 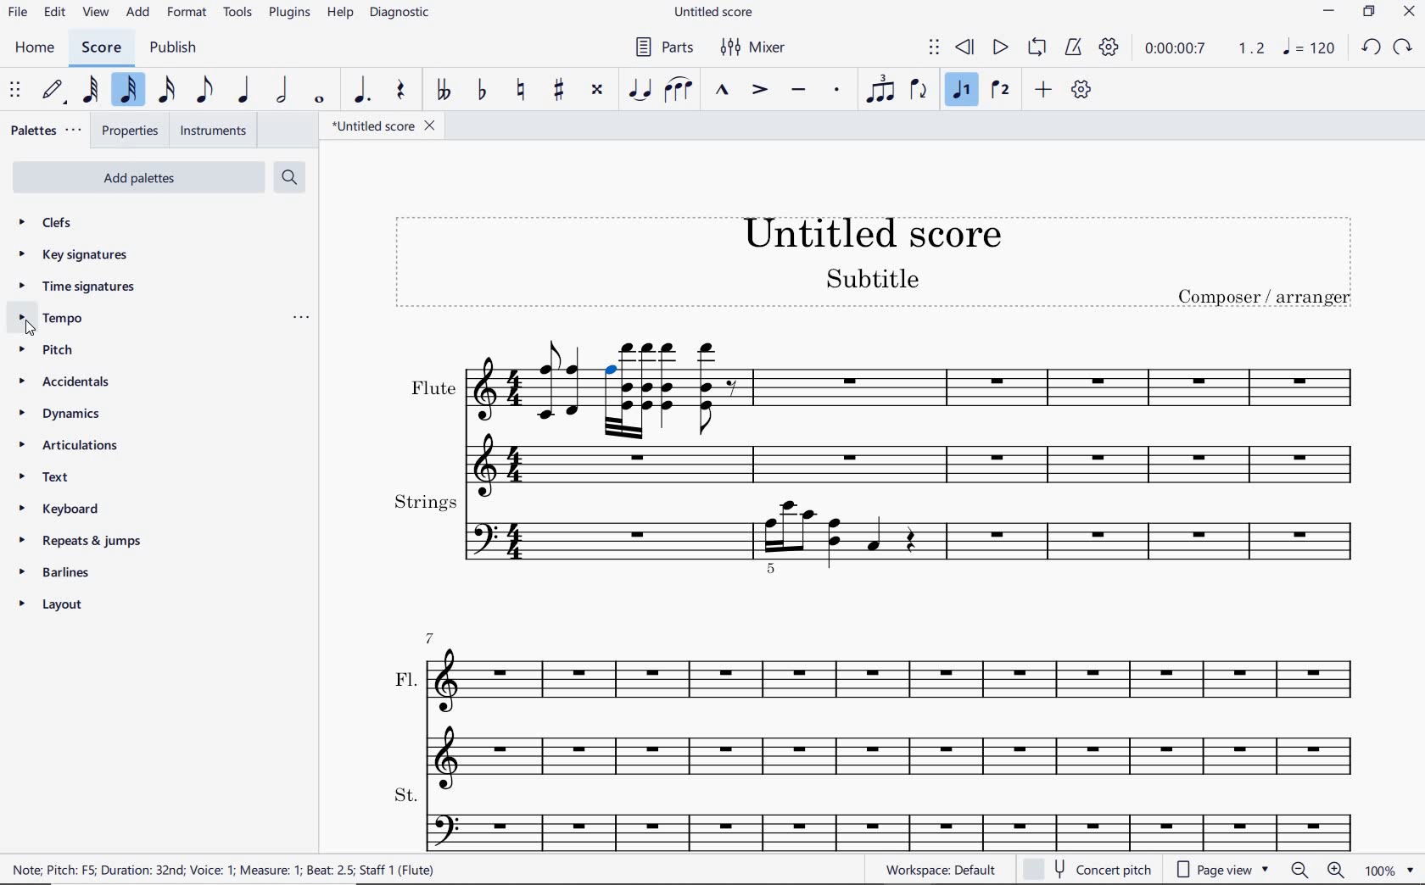 I want to click on articulations, so click(x=78, y=446).